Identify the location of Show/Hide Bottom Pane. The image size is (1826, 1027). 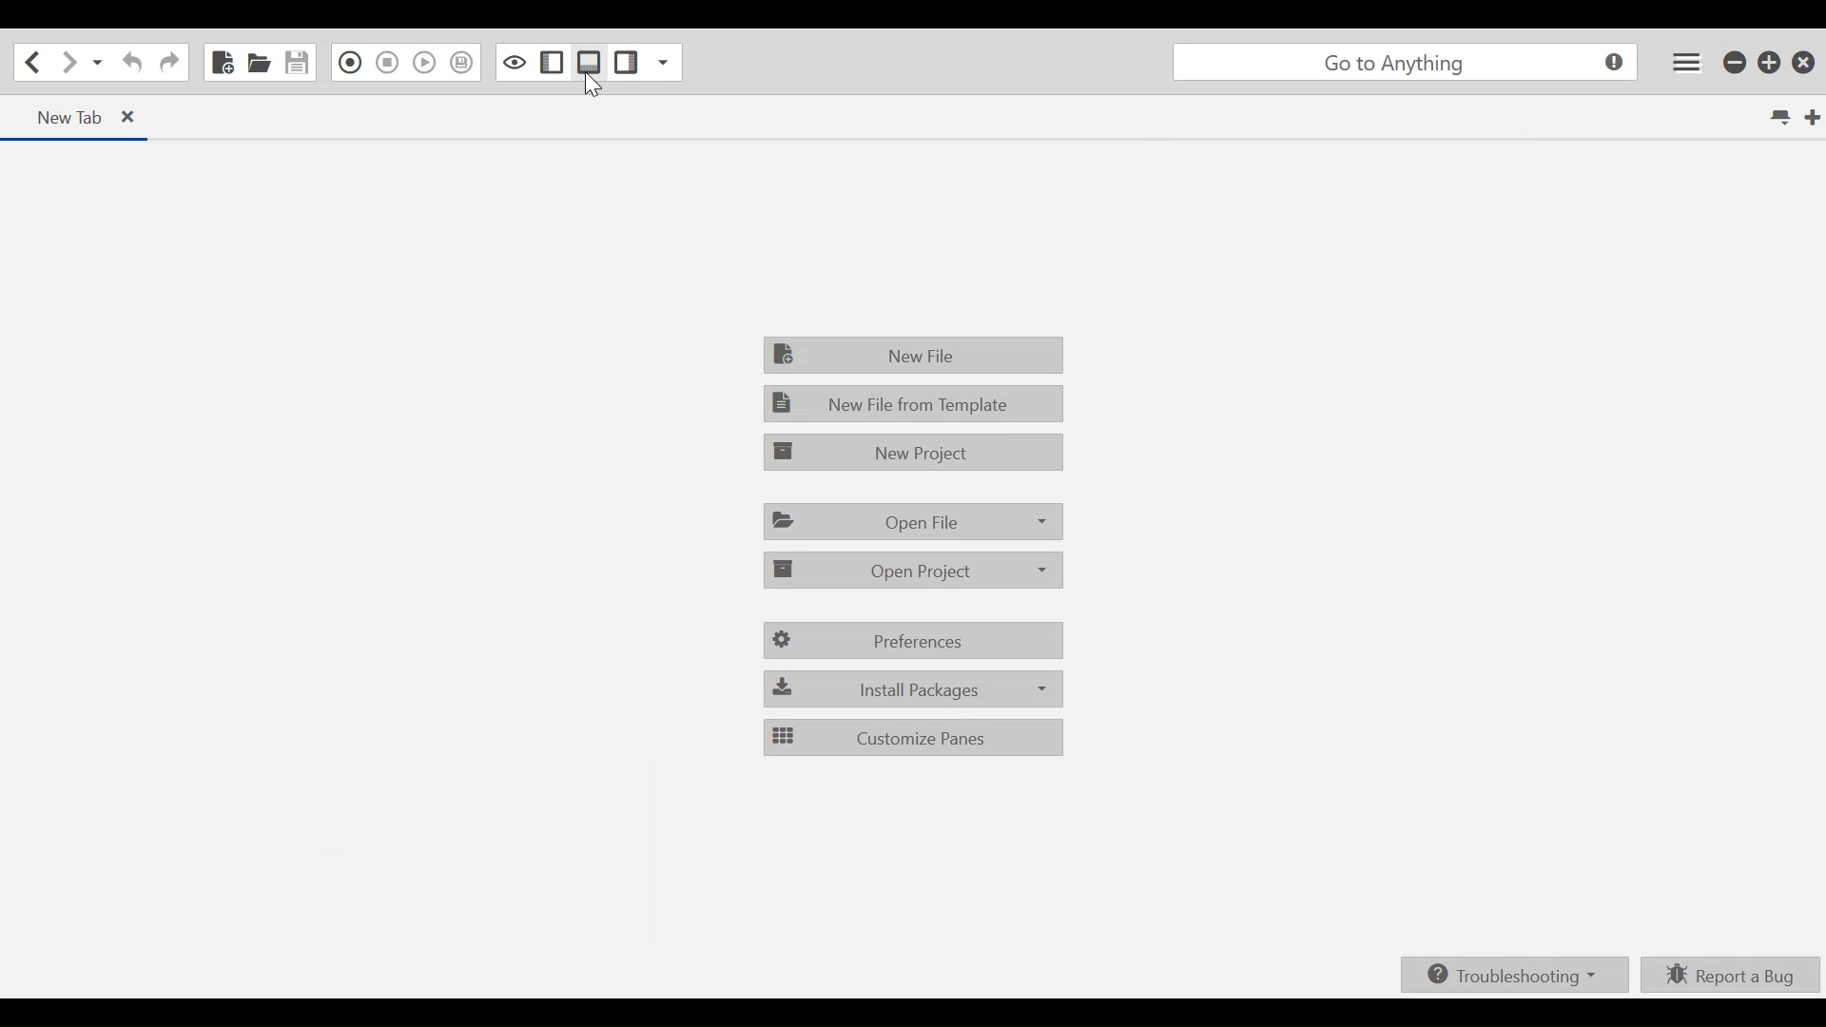
(591, 63).